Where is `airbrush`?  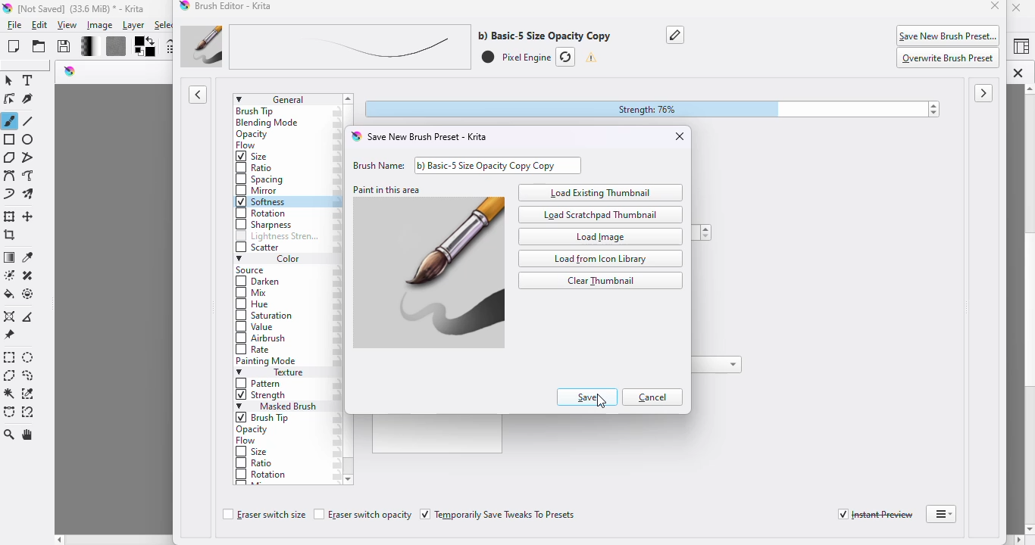
airbrush is located at coordinates (261, 339).